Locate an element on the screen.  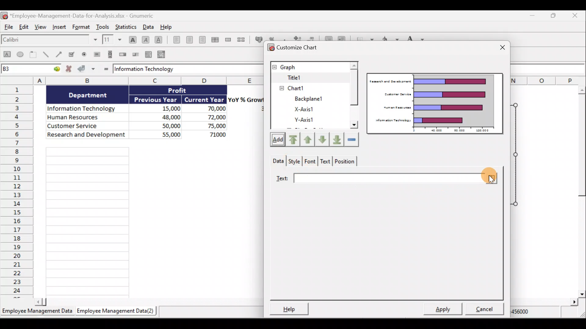
Create a rectangle object is located at coordinates (7, 56).